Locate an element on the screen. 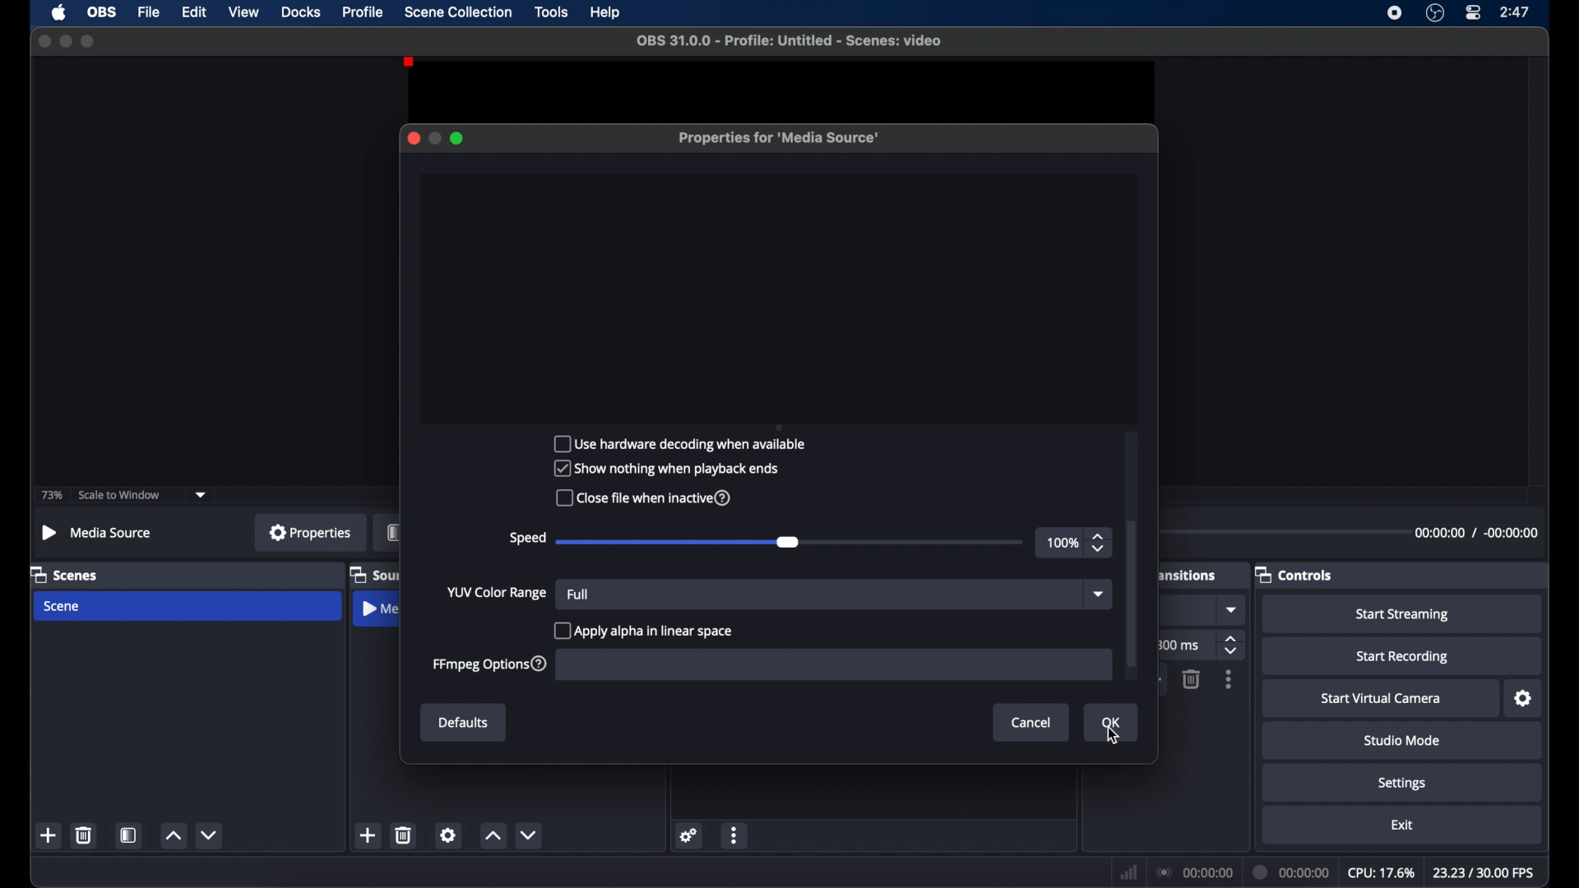 The height and width of the screenshot is (888, 1579). decrement button is located at coordinates (211, 834).